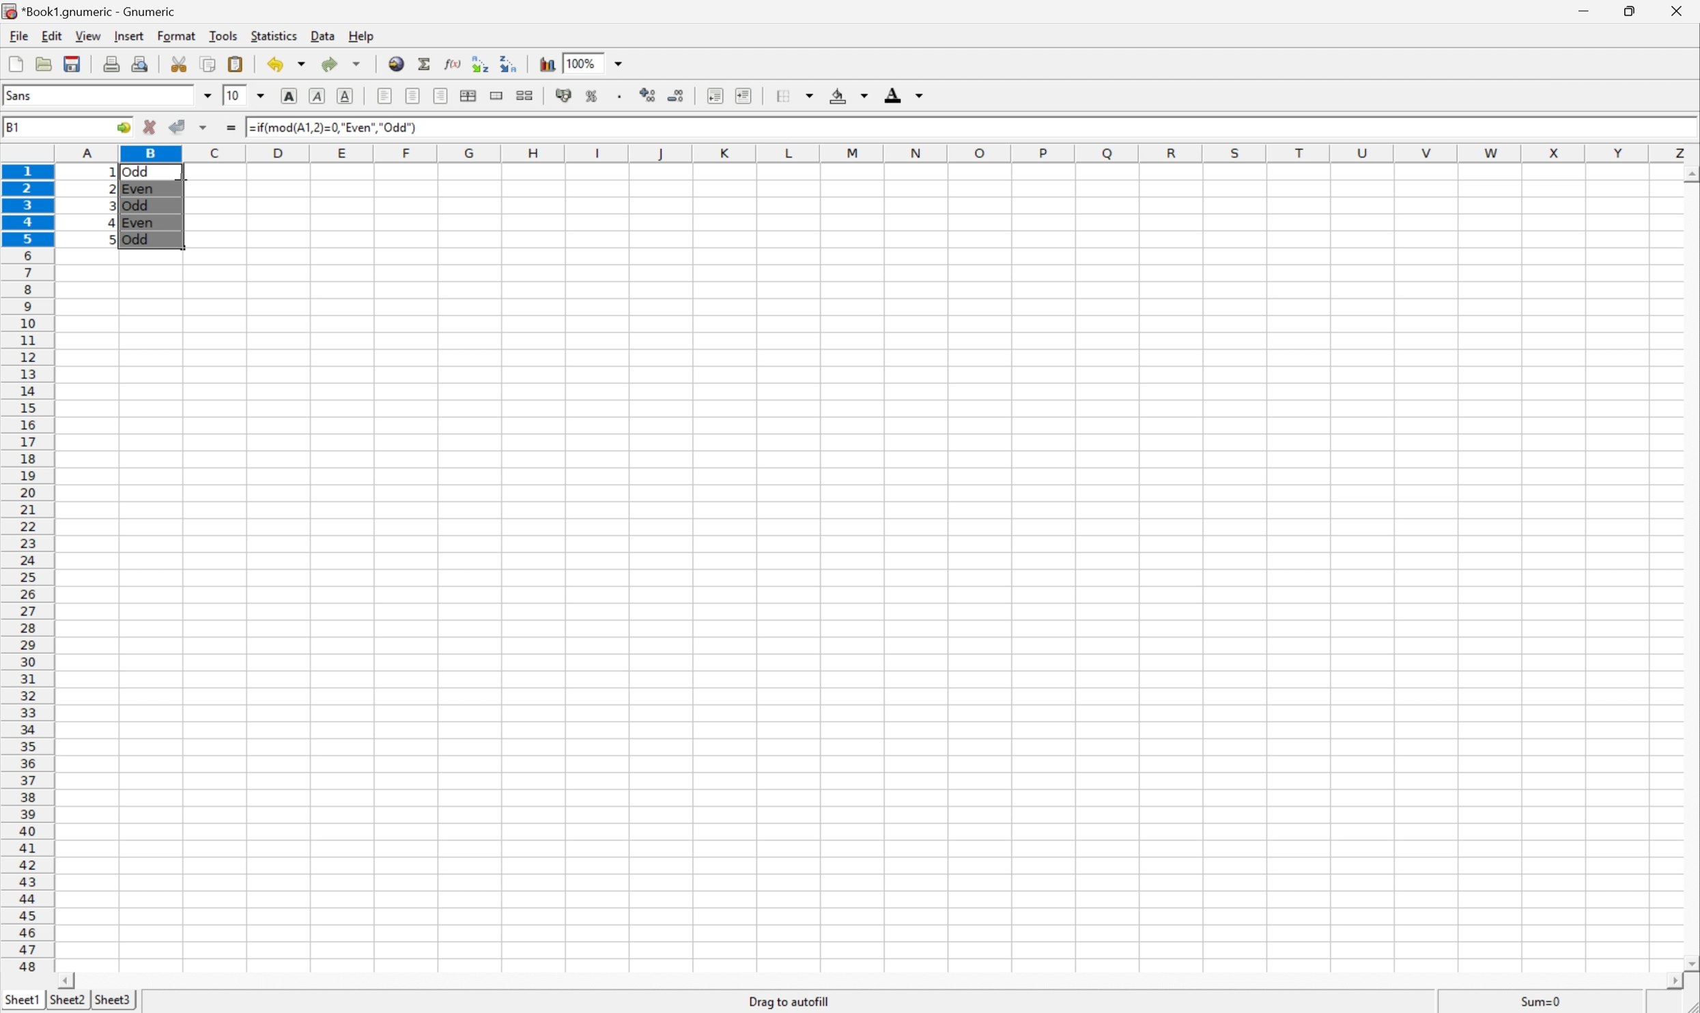 This screenshot has width=1700, height=1013. What do you see at coordinates (507, 62) in the screenshot?
I see `Sort the selected region in descending order based on the first column selected` at bounding box center [507, 62].